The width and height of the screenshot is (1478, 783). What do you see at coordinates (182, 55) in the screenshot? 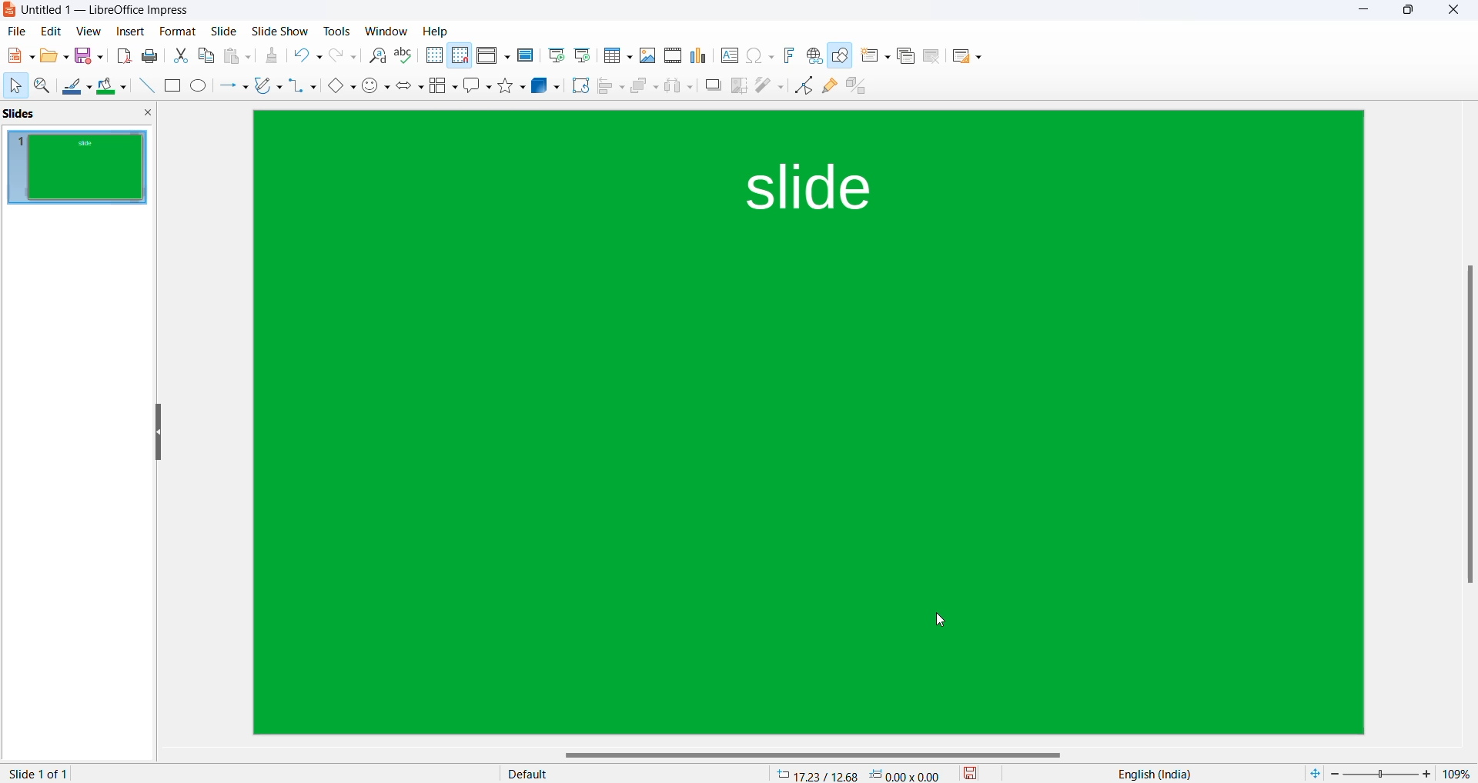
I see `cut` at bounding box center [182, 55].